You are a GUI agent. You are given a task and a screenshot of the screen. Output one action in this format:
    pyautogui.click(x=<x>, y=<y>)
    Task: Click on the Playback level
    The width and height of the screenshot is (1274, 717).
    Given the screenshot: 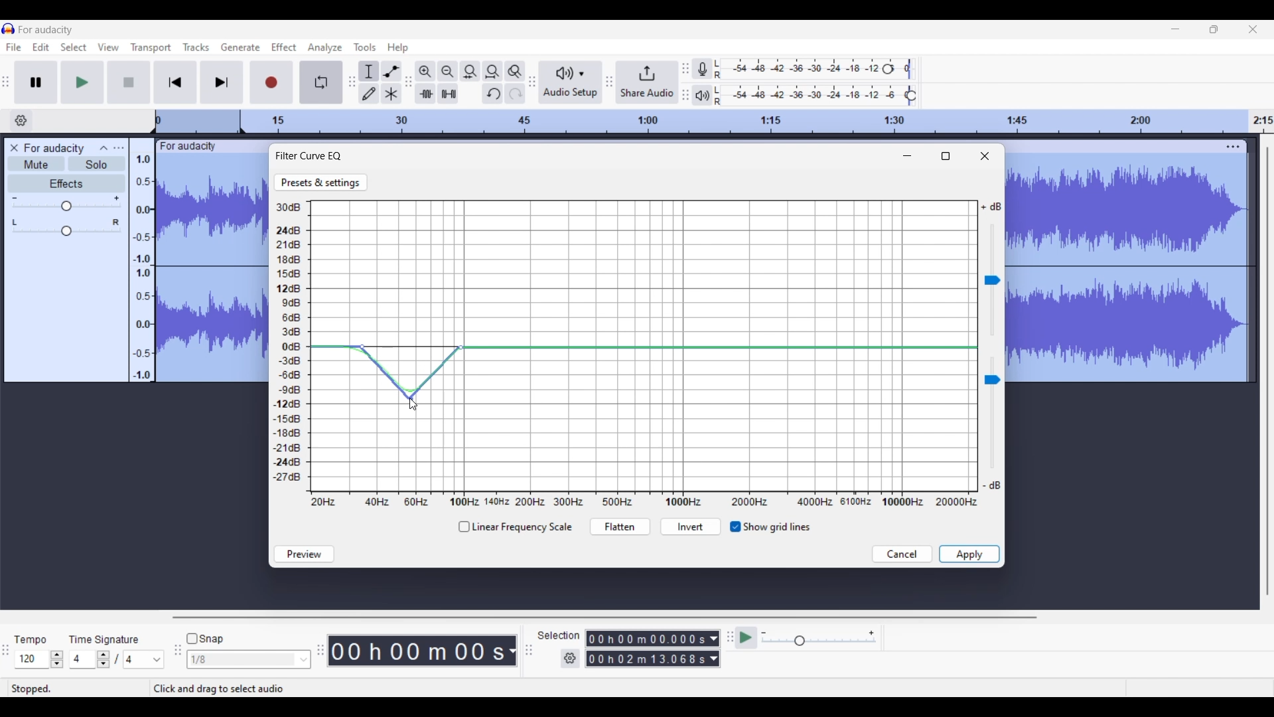 What is the action you would take?
    pyautogui.click(x=813, y=96)
    